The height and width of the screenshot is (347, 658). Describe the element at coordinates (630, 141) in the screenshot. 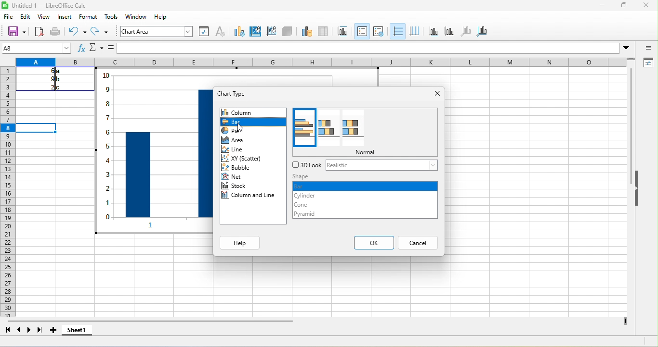

I see `vertical scroll bar` at that location.